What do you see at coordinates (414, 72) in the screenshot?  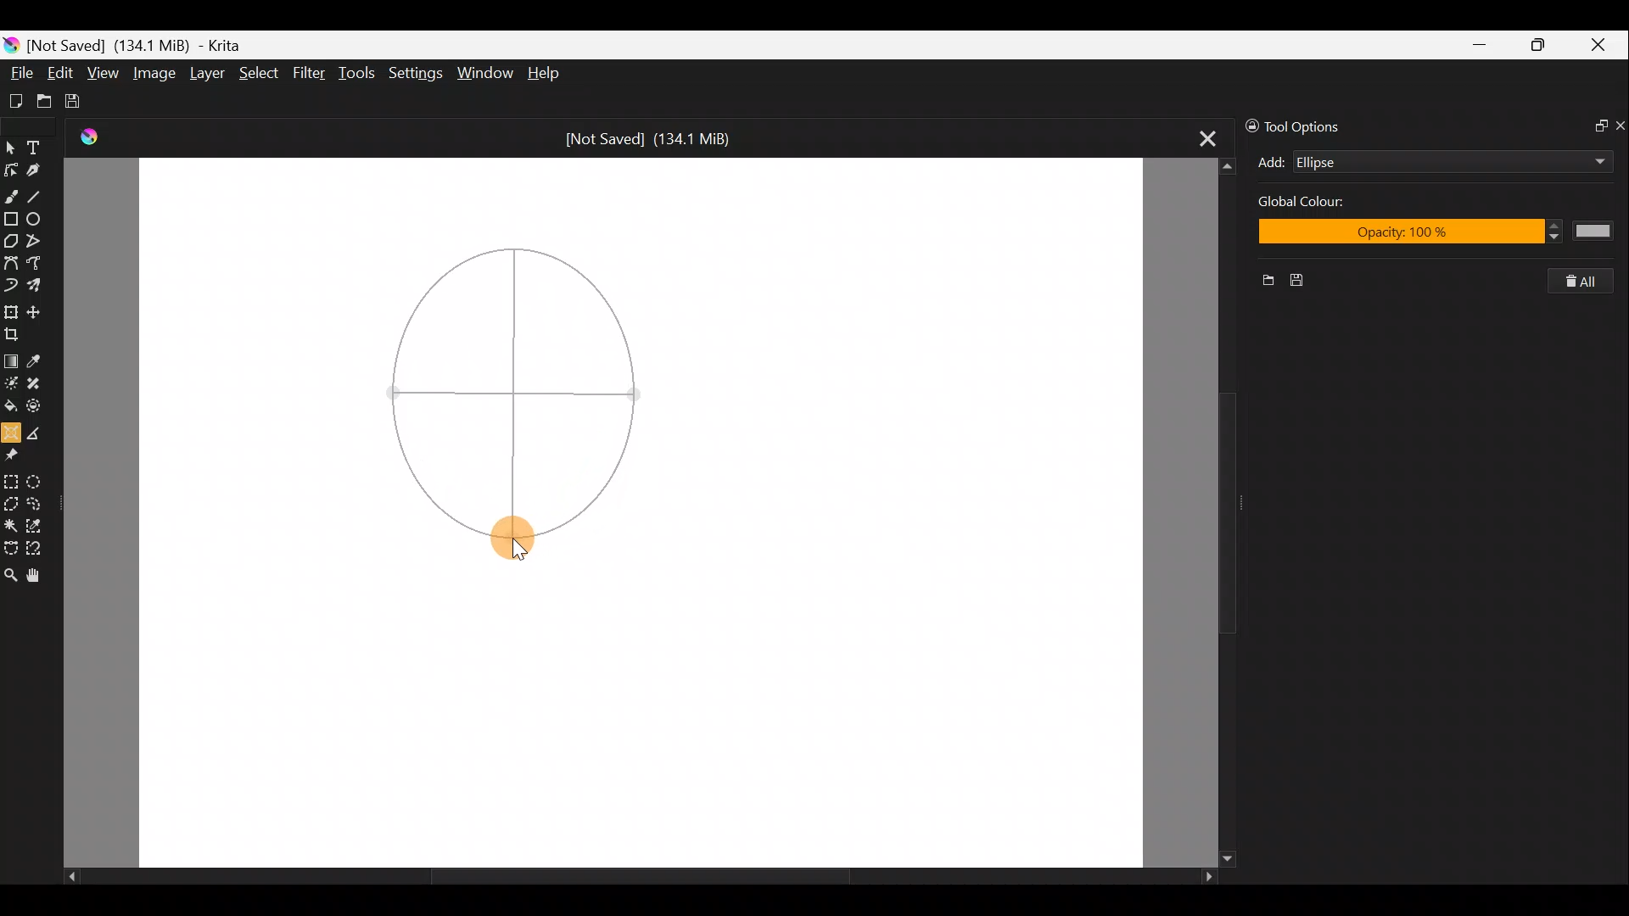 I see `Settings` at bounding box center [414, 72].